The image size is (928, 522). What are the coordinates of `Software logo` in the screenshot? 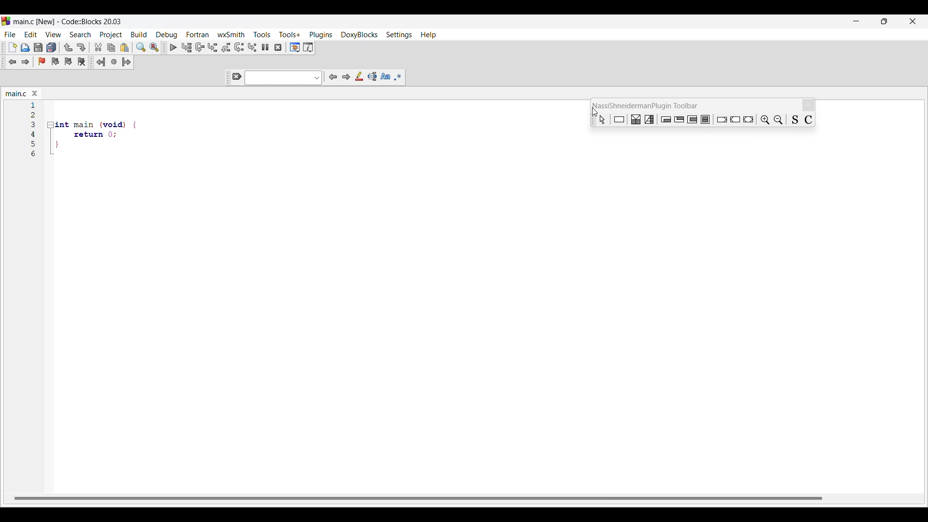 It's located at (6, 21).